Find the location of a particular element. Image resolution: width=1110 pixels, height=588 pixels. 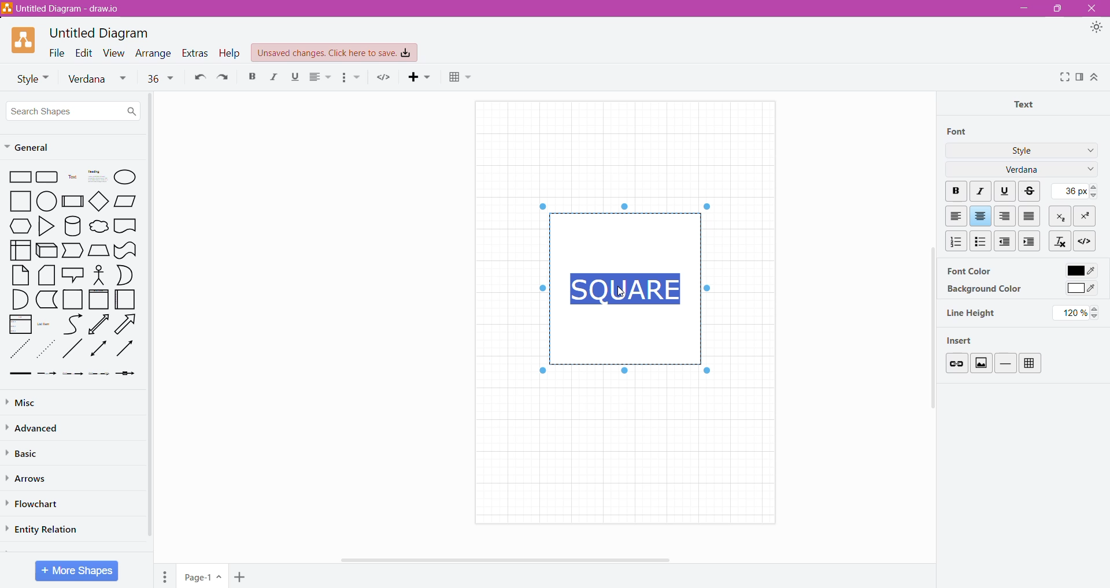

Block is located at coordinates (1030, 215).